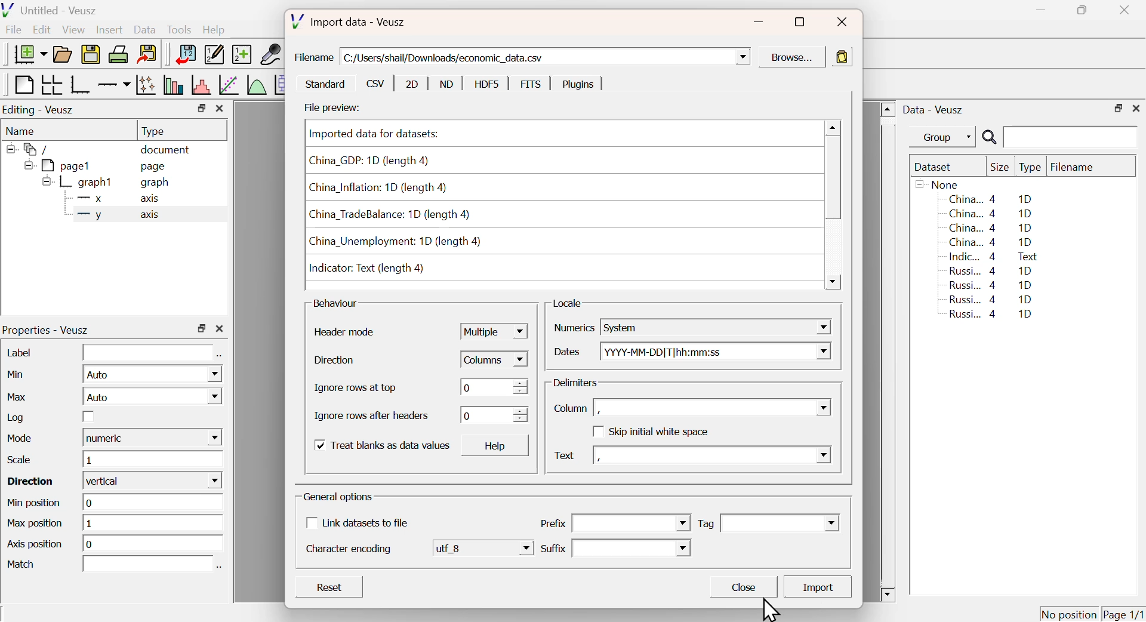 The width and height of the screenshot is (1146, 622). I want to click on File preview:, so click(333, 109).